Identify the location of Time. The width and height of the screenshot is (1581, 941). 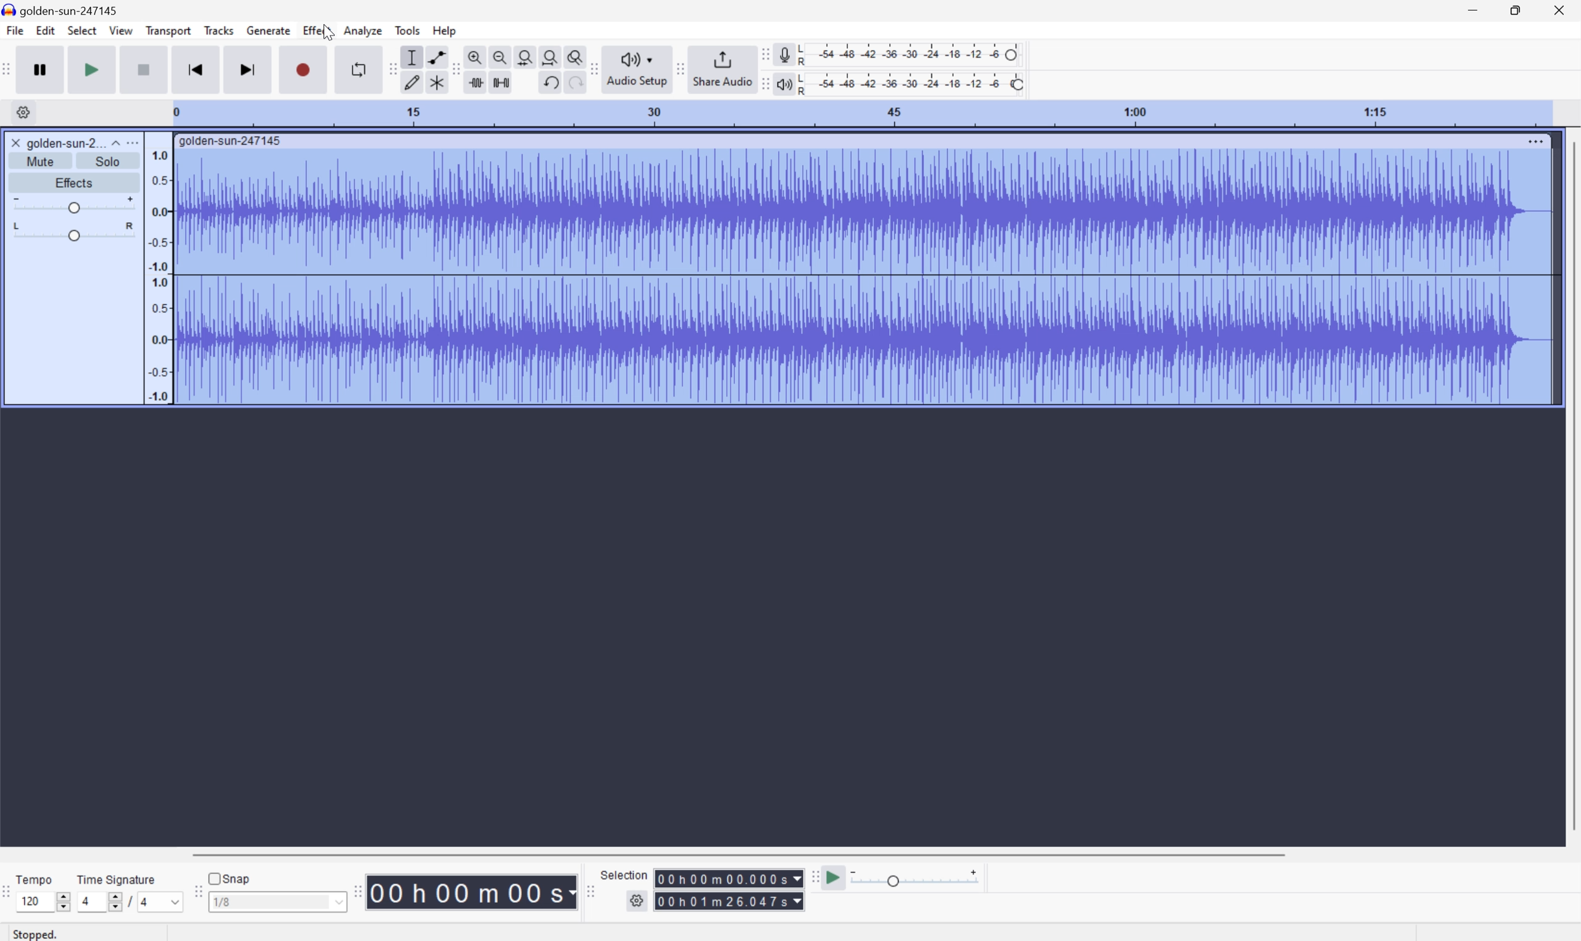
(472, 890).